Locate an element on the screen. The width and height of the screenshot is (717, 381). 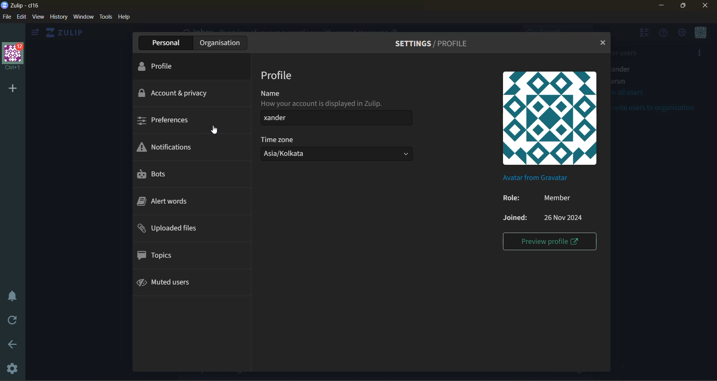
notifications is located at coordinates (167, 148).